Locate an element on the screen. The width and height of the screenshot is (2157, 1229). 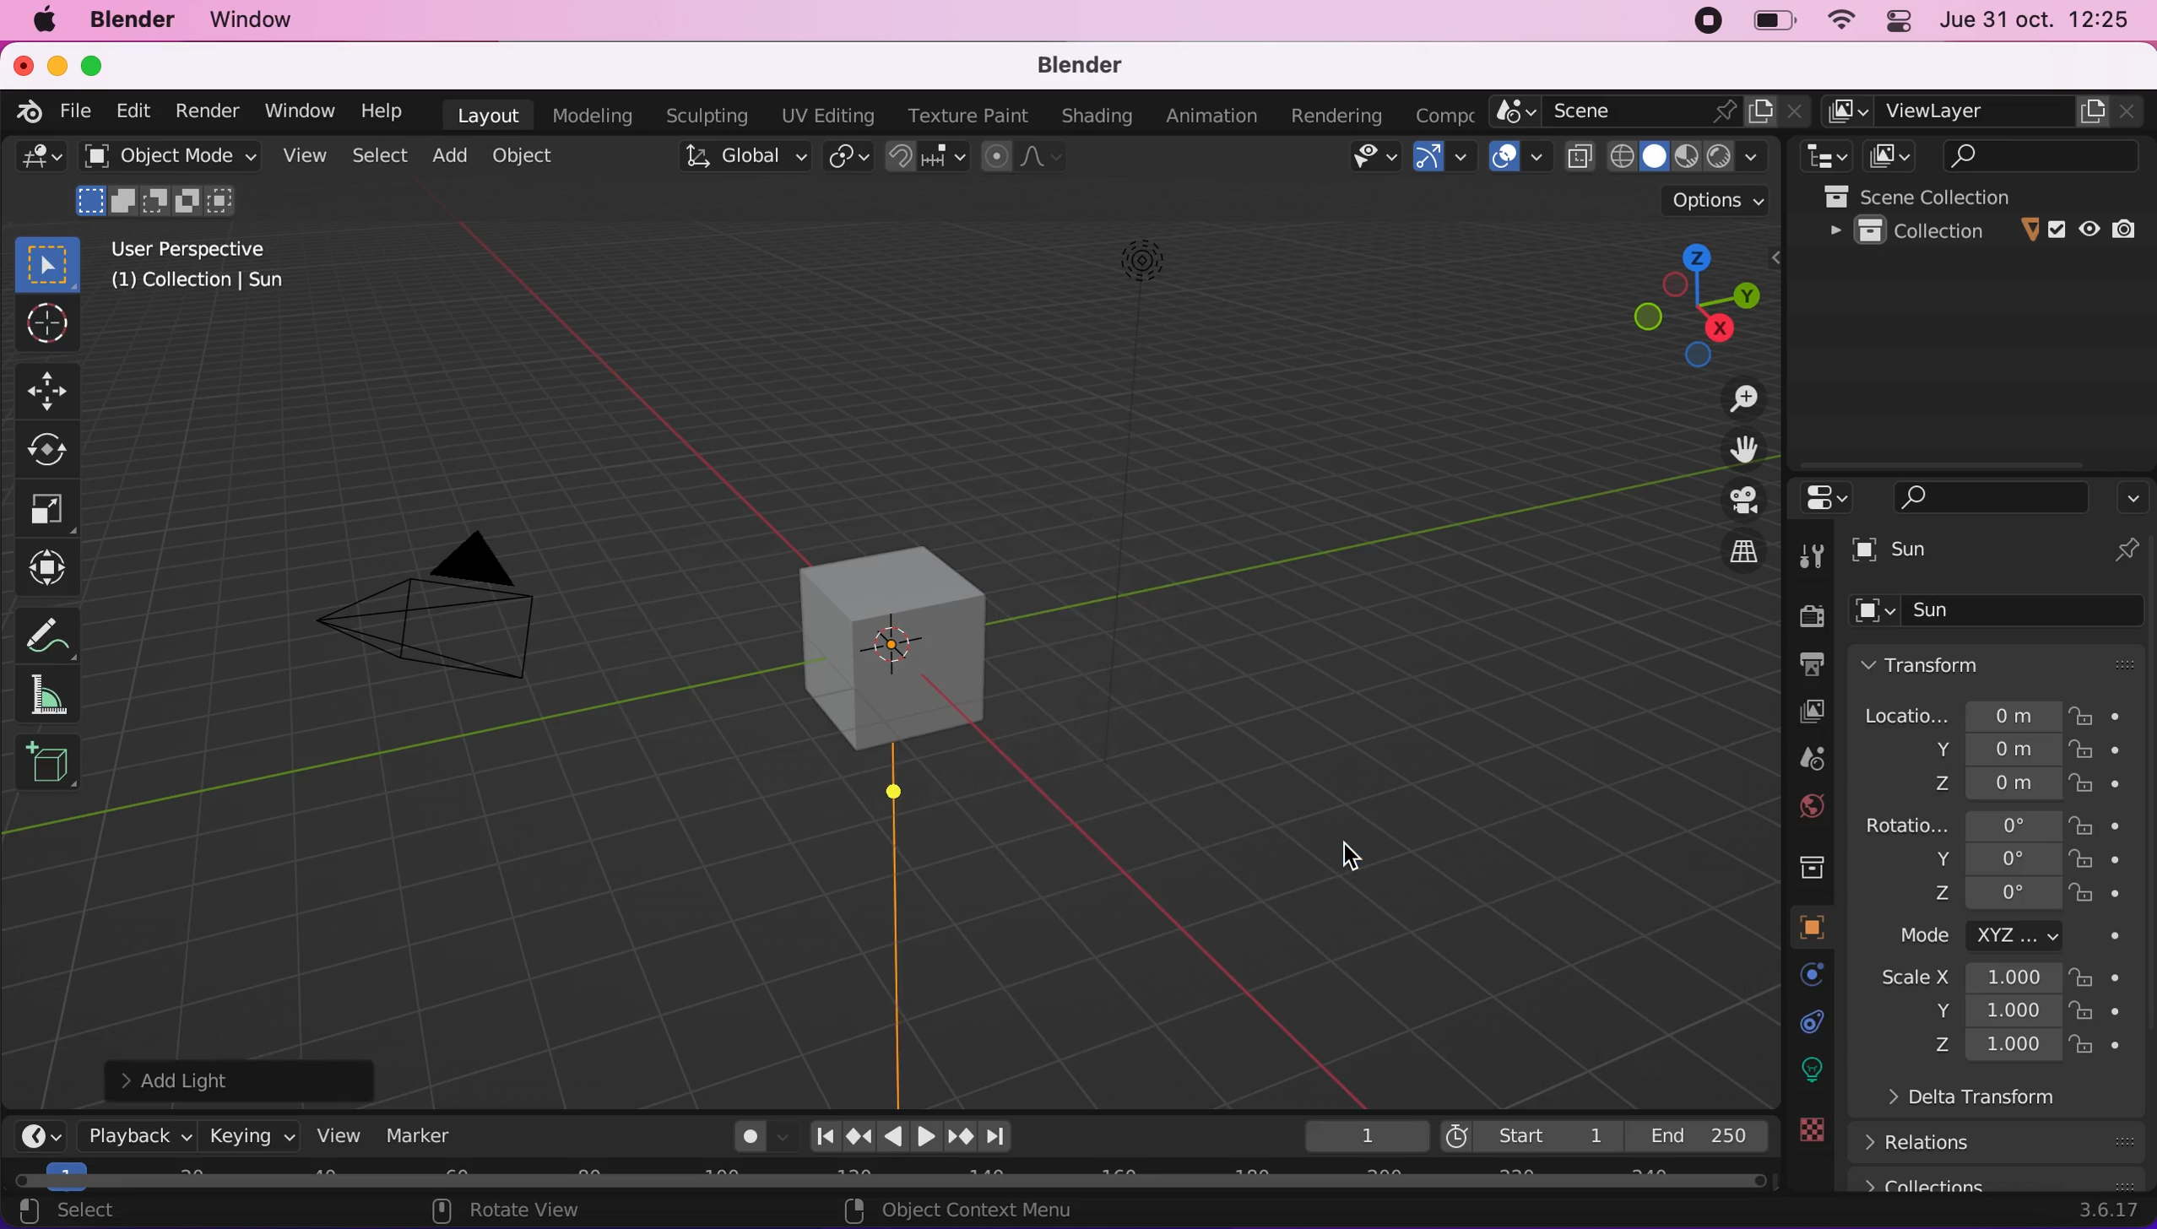
collections is located at coordinates (1802, 863).